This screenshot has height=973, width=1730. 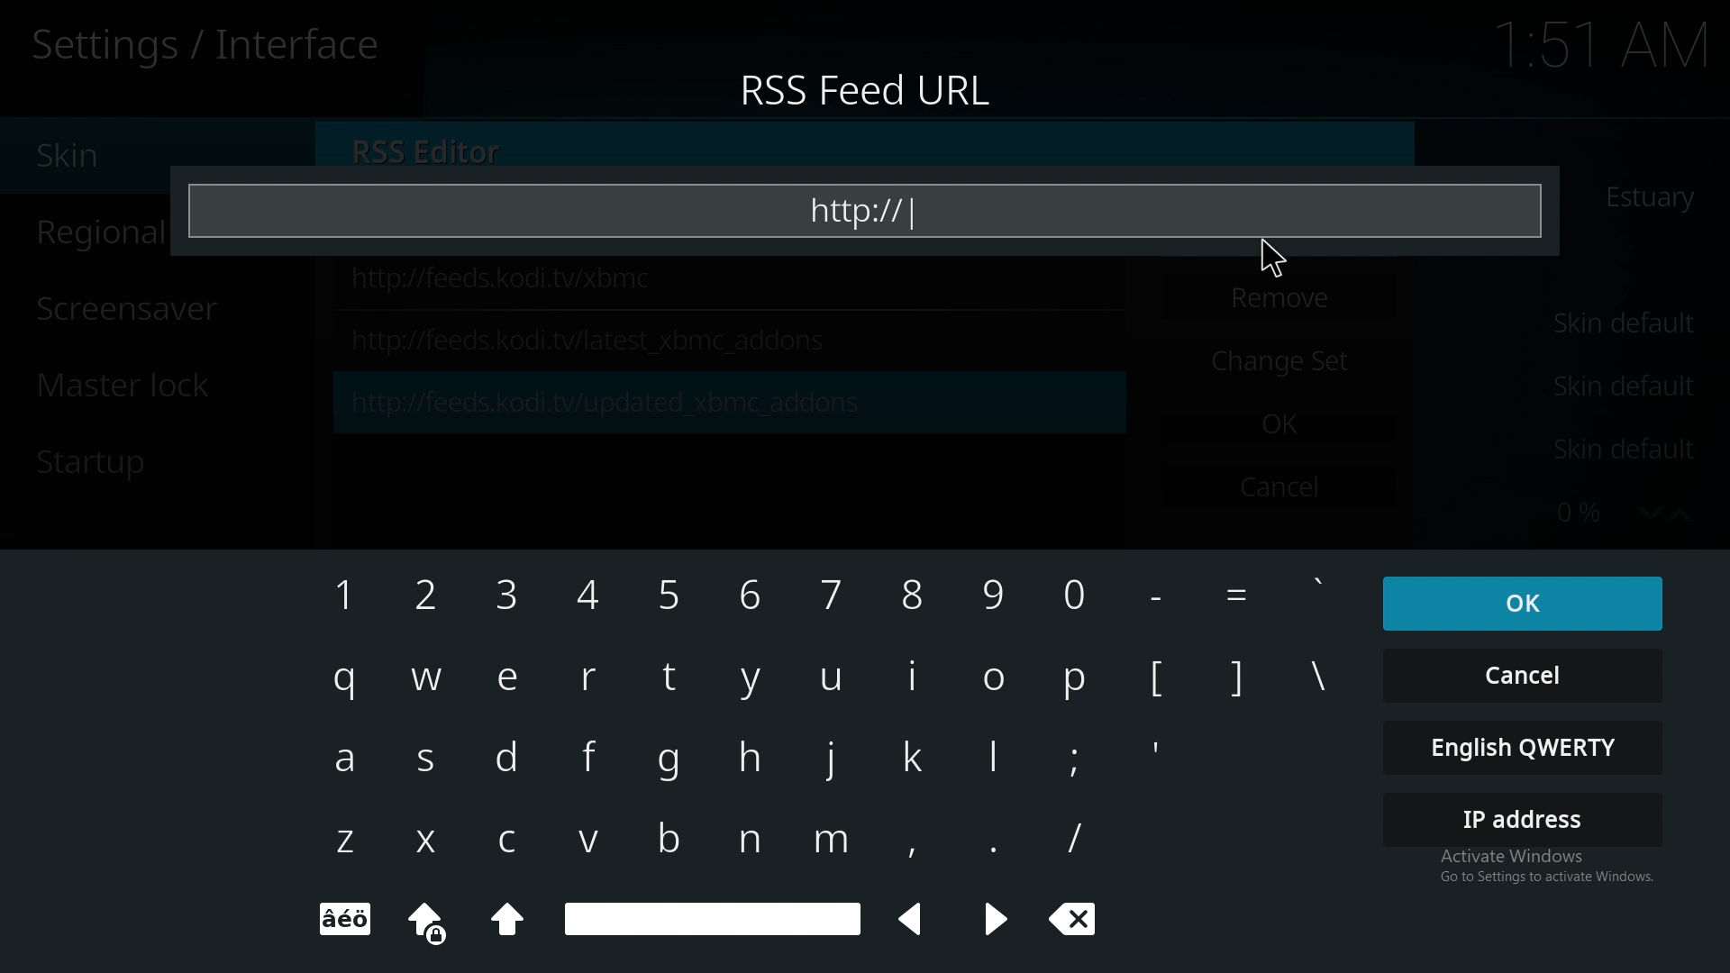 What do you see at coordinates (751, 680) in the screenshot?
I see `keyboard Input` at bounding box center [751, 680].